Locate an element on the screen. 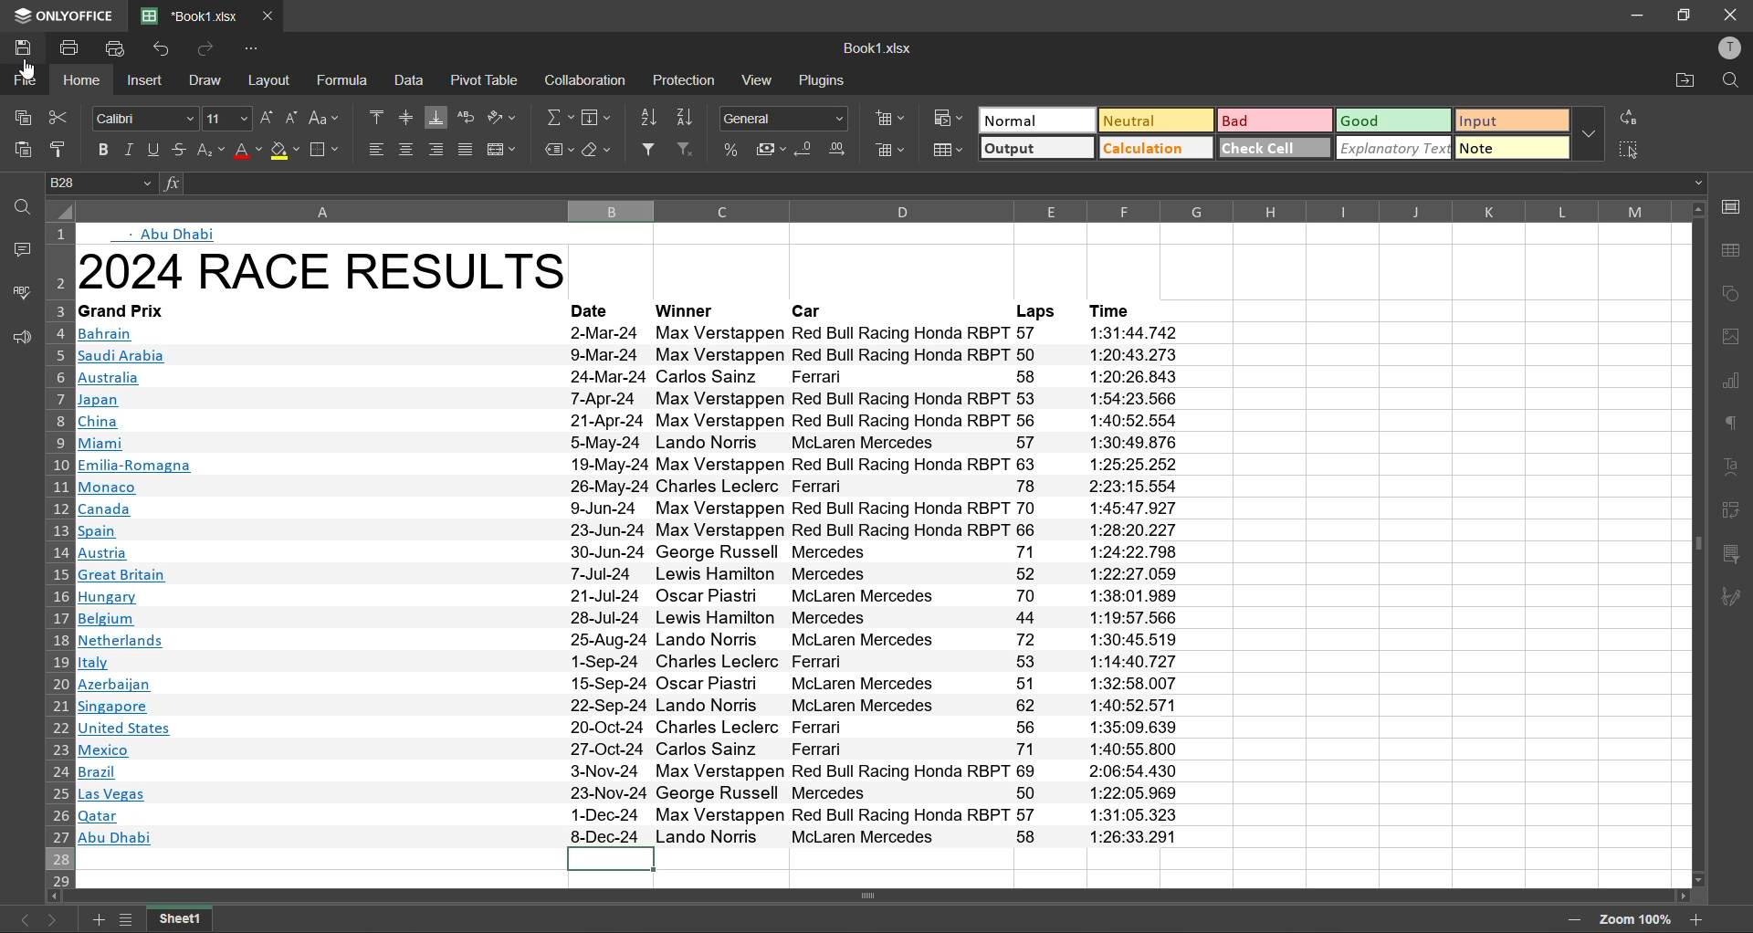 Image resolution: width=1753 pixels, height=933 pixels. named ranges is located at coordinates (554, 149).